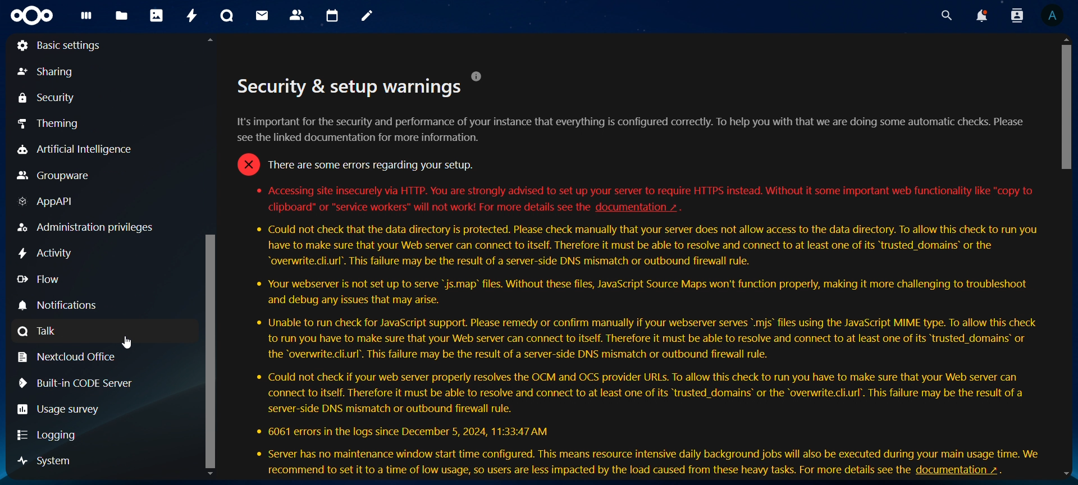 This screenshot has width=1078, height=485. Describe the element at coordinates (1054, 17) in the screenshot. I see `view profile` at that location.